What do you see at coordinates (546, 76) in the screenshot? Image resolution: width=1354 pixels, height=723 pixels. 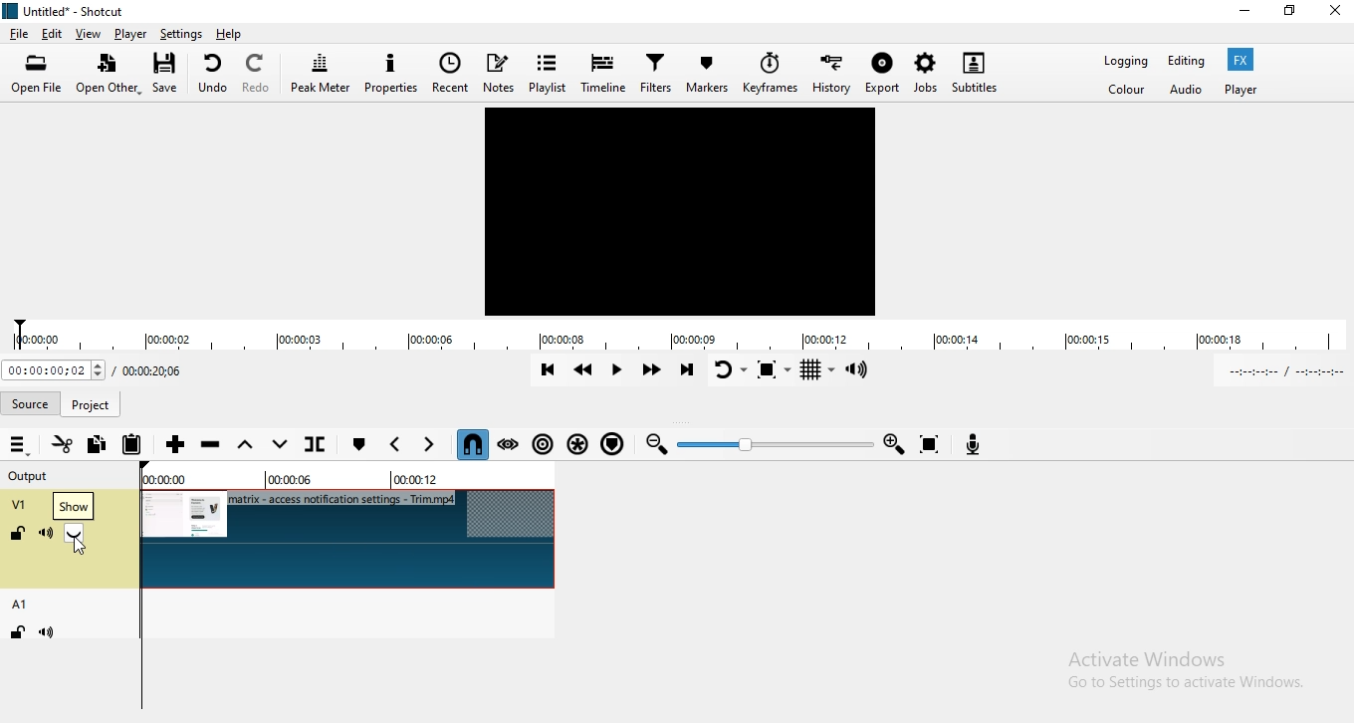 I see `Playlist` at bounding box center [546, 76].